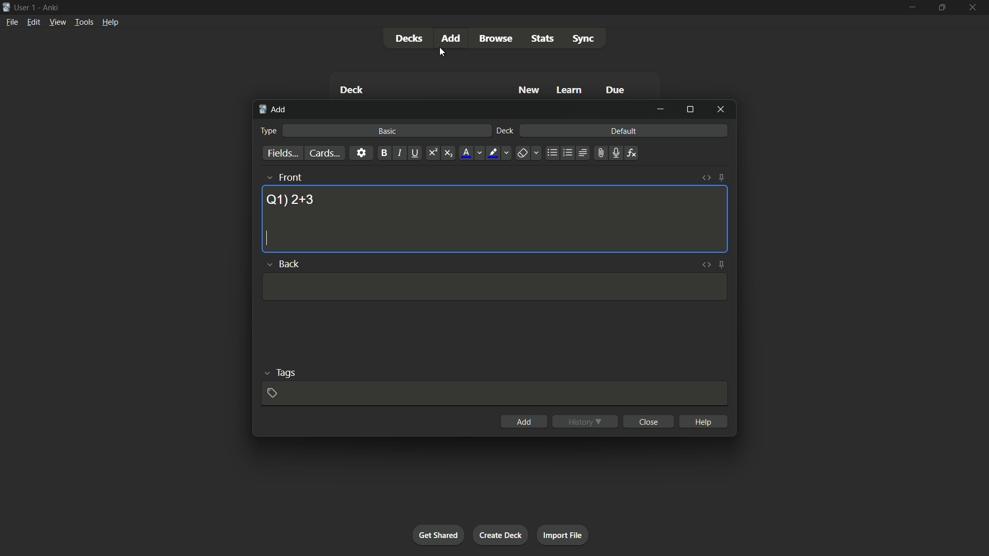 This screenshot has height=556, width=989. What do you see at coordinates (267, 131) in the screenshot?
I see `type` at bounding box center [267, 131].